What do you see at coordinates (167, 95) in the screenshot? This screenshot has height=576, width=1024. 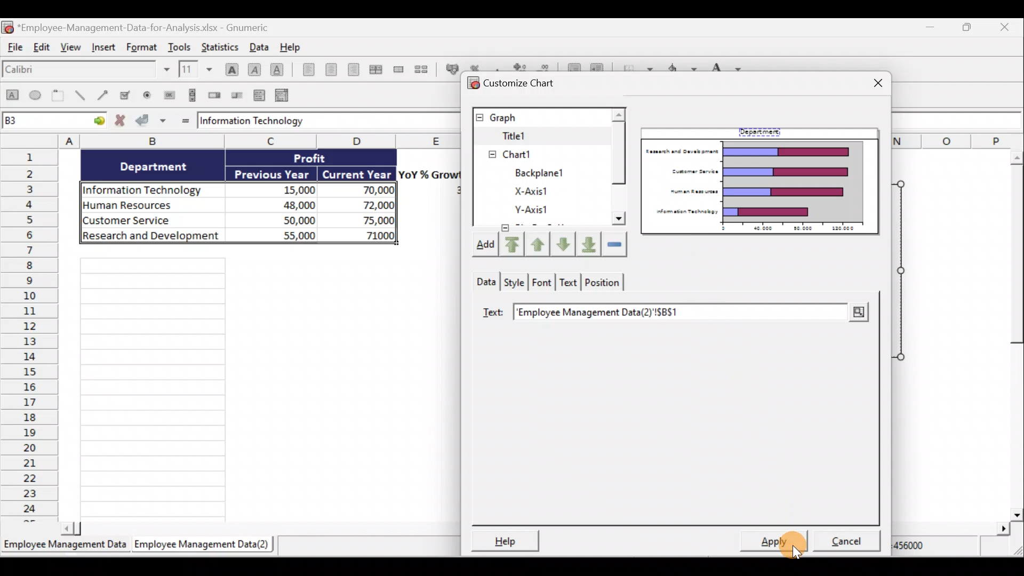 I see `Create a button` at bounding box center [167, 95].